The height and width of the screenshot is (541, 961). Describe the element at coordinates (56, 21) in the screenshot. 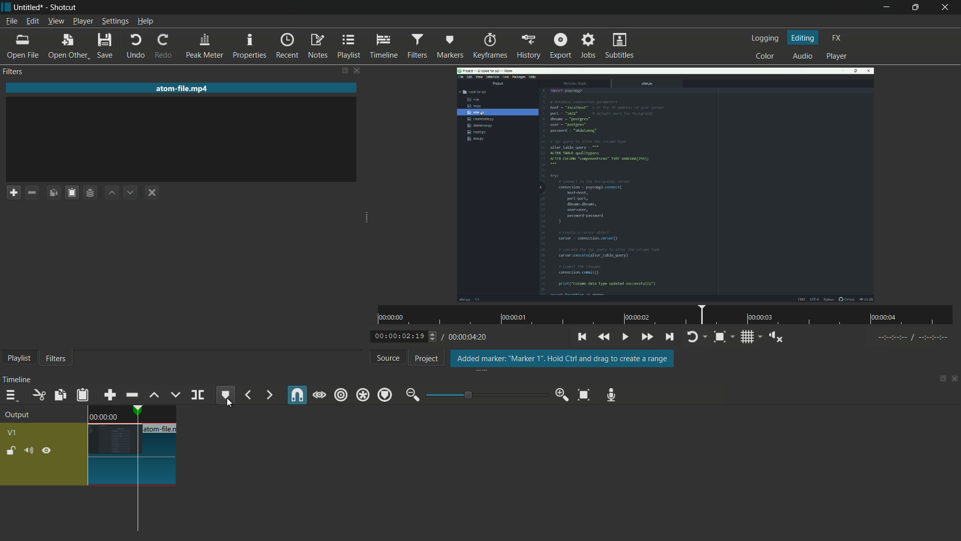

I see `view menu` at that location.